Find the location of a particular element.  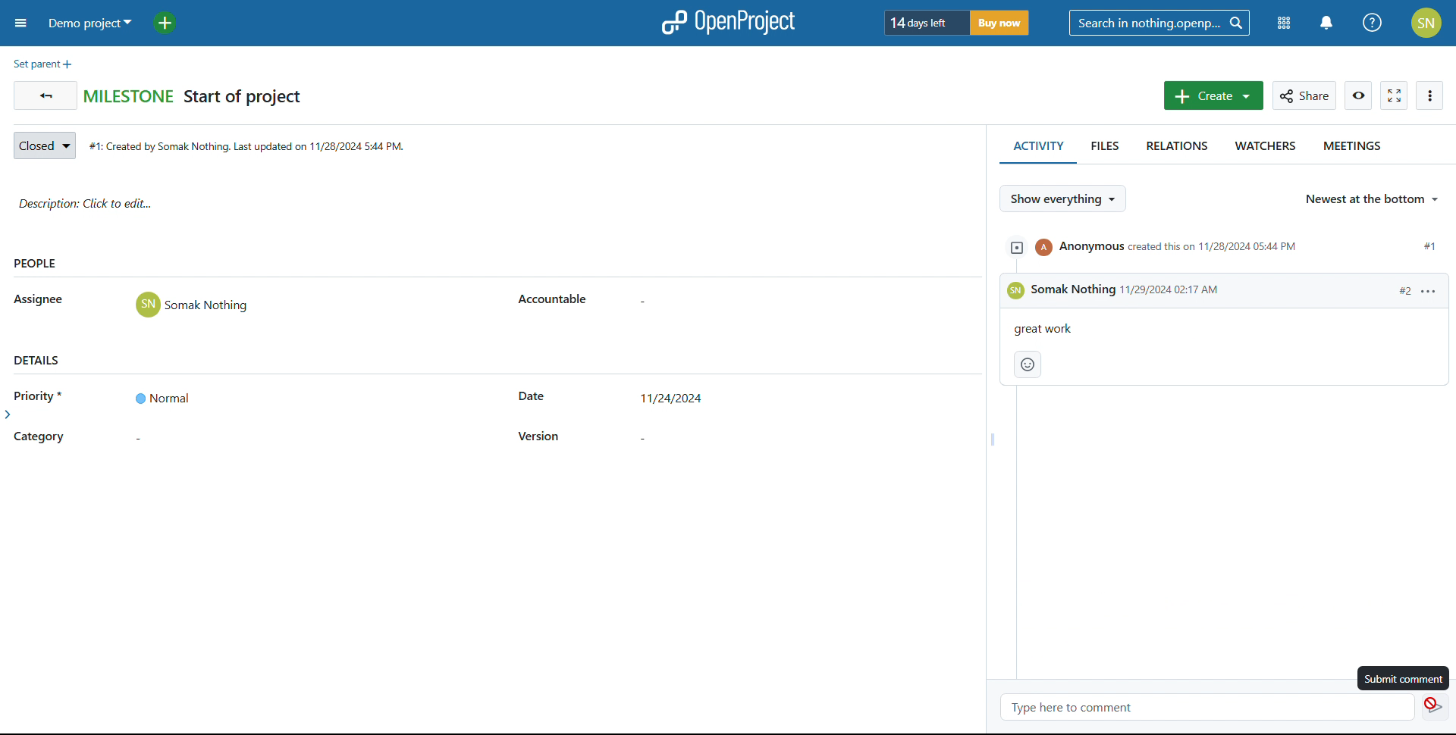

demo project is located at coordinates (91, 23).